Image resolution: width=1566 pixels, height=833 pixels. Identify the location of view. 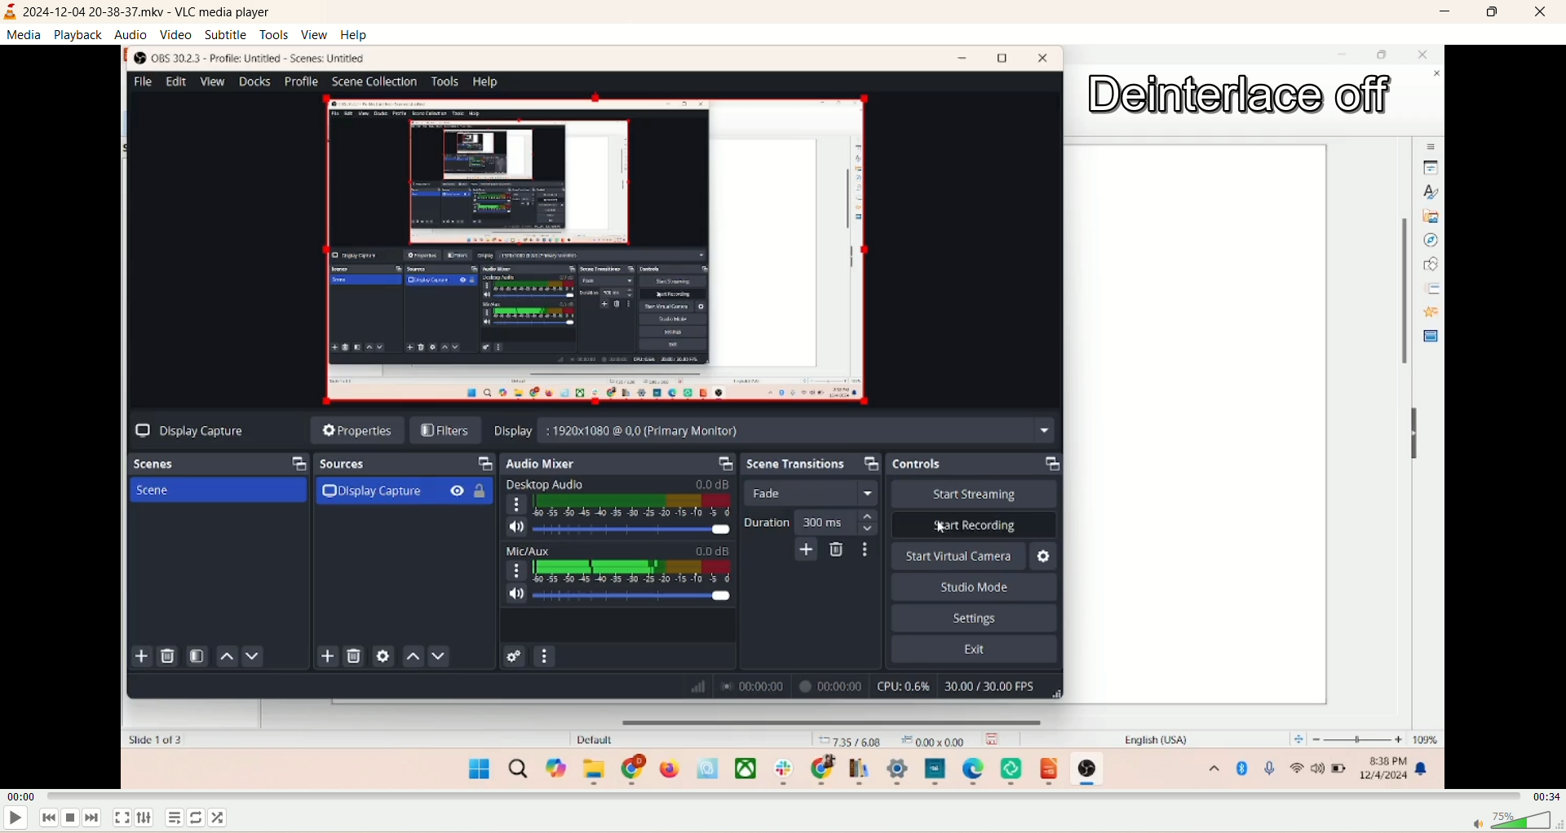
(314, 34).